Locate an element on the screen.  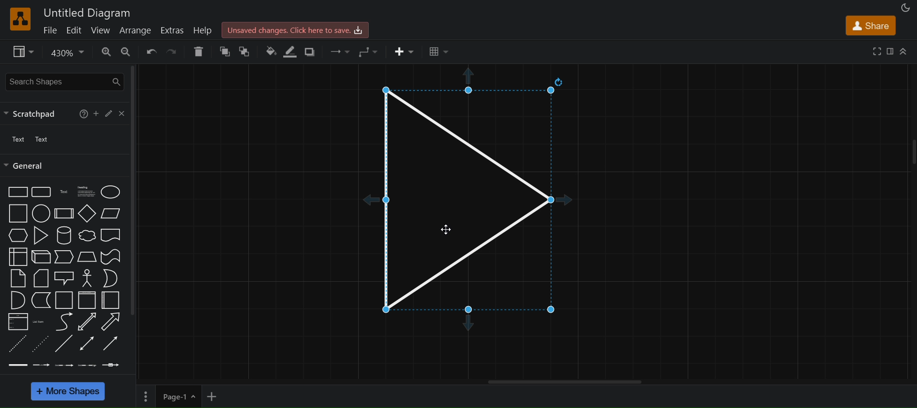
search shapes is located at coordinates (66, 82).